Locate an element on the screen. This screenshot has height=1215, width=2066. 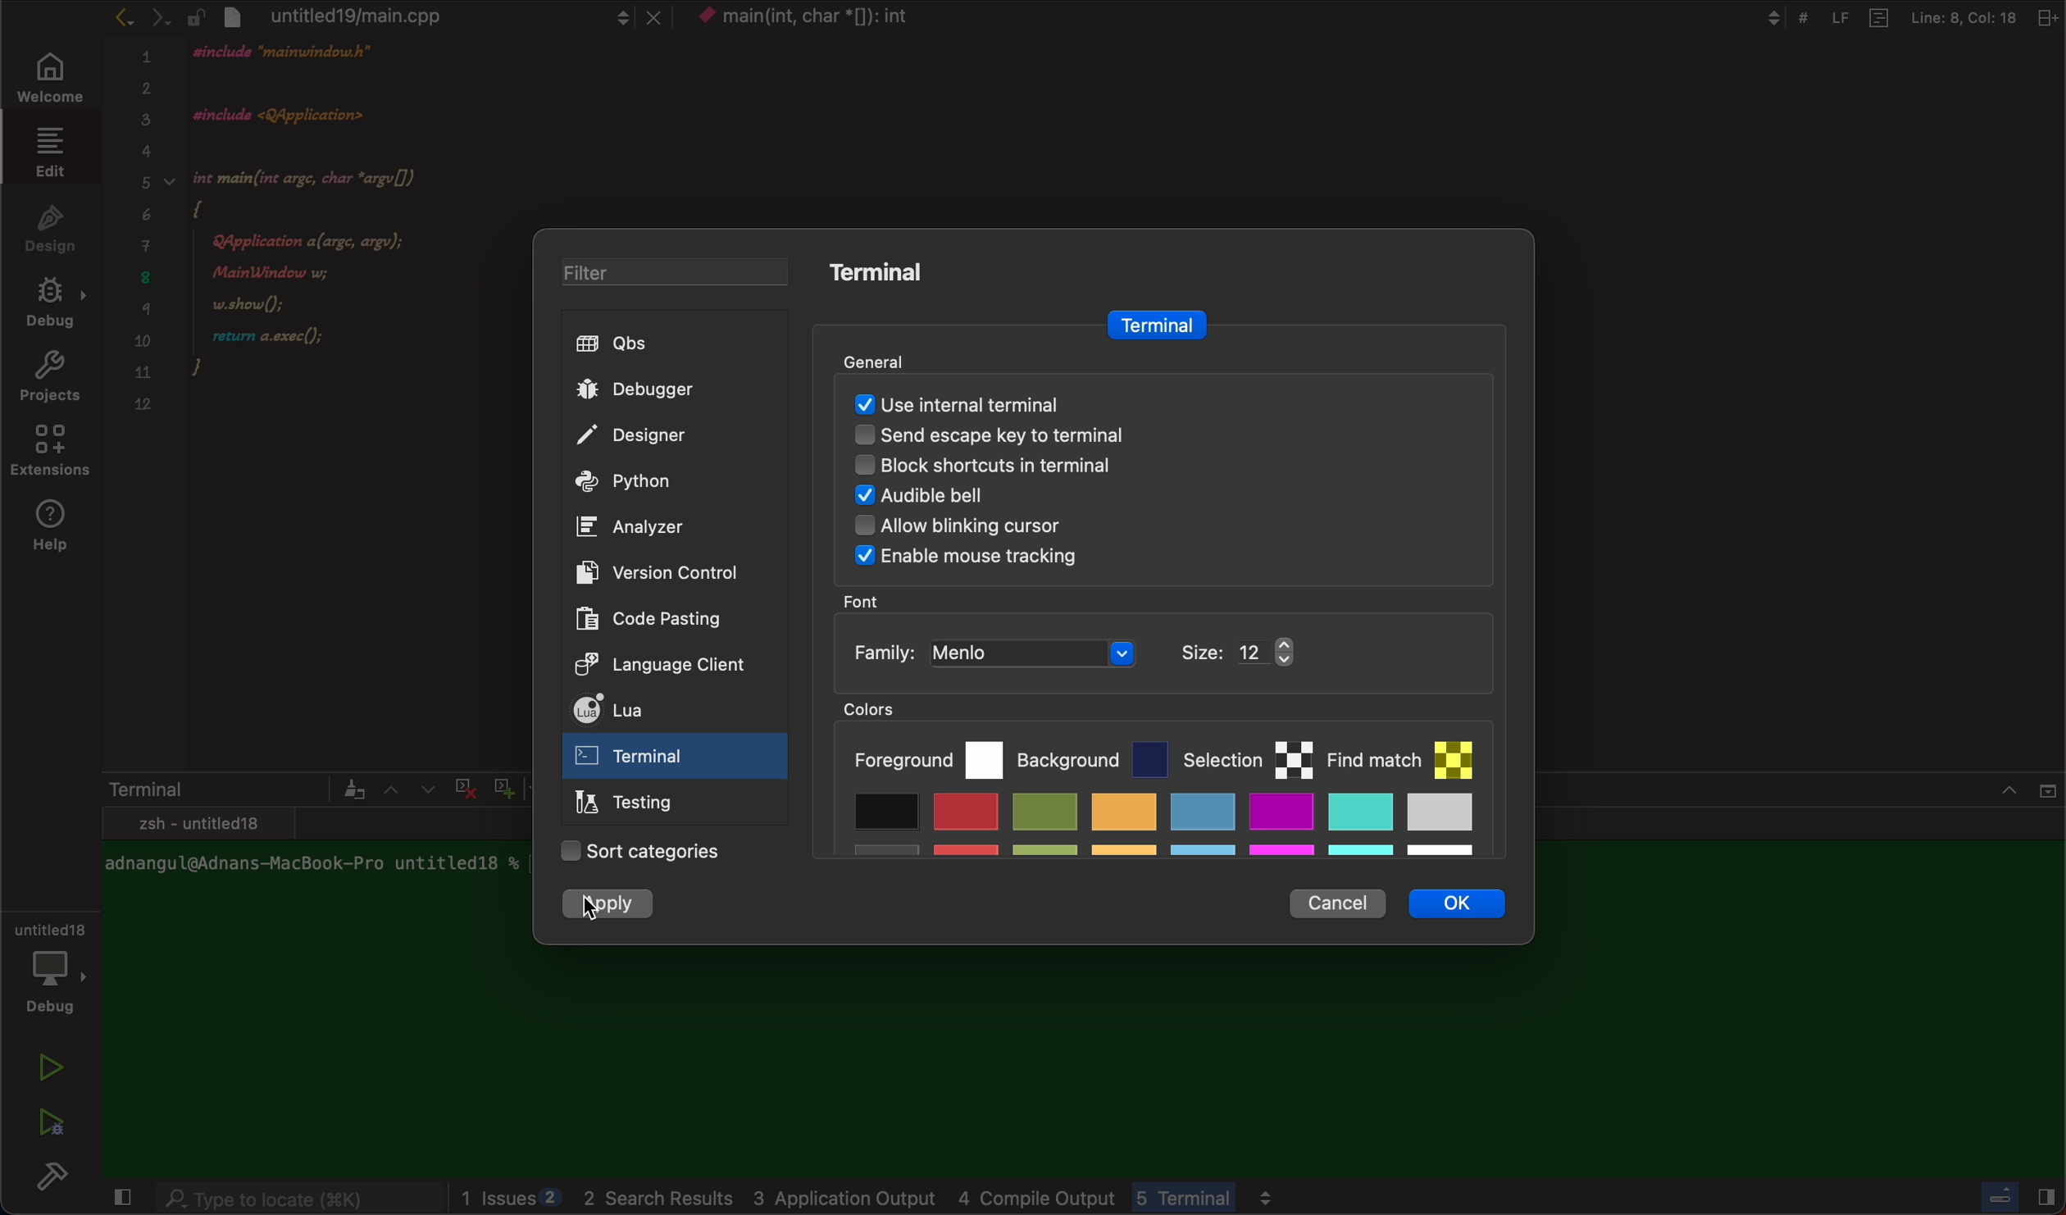
cancel is located at coordinates (1336, 904).